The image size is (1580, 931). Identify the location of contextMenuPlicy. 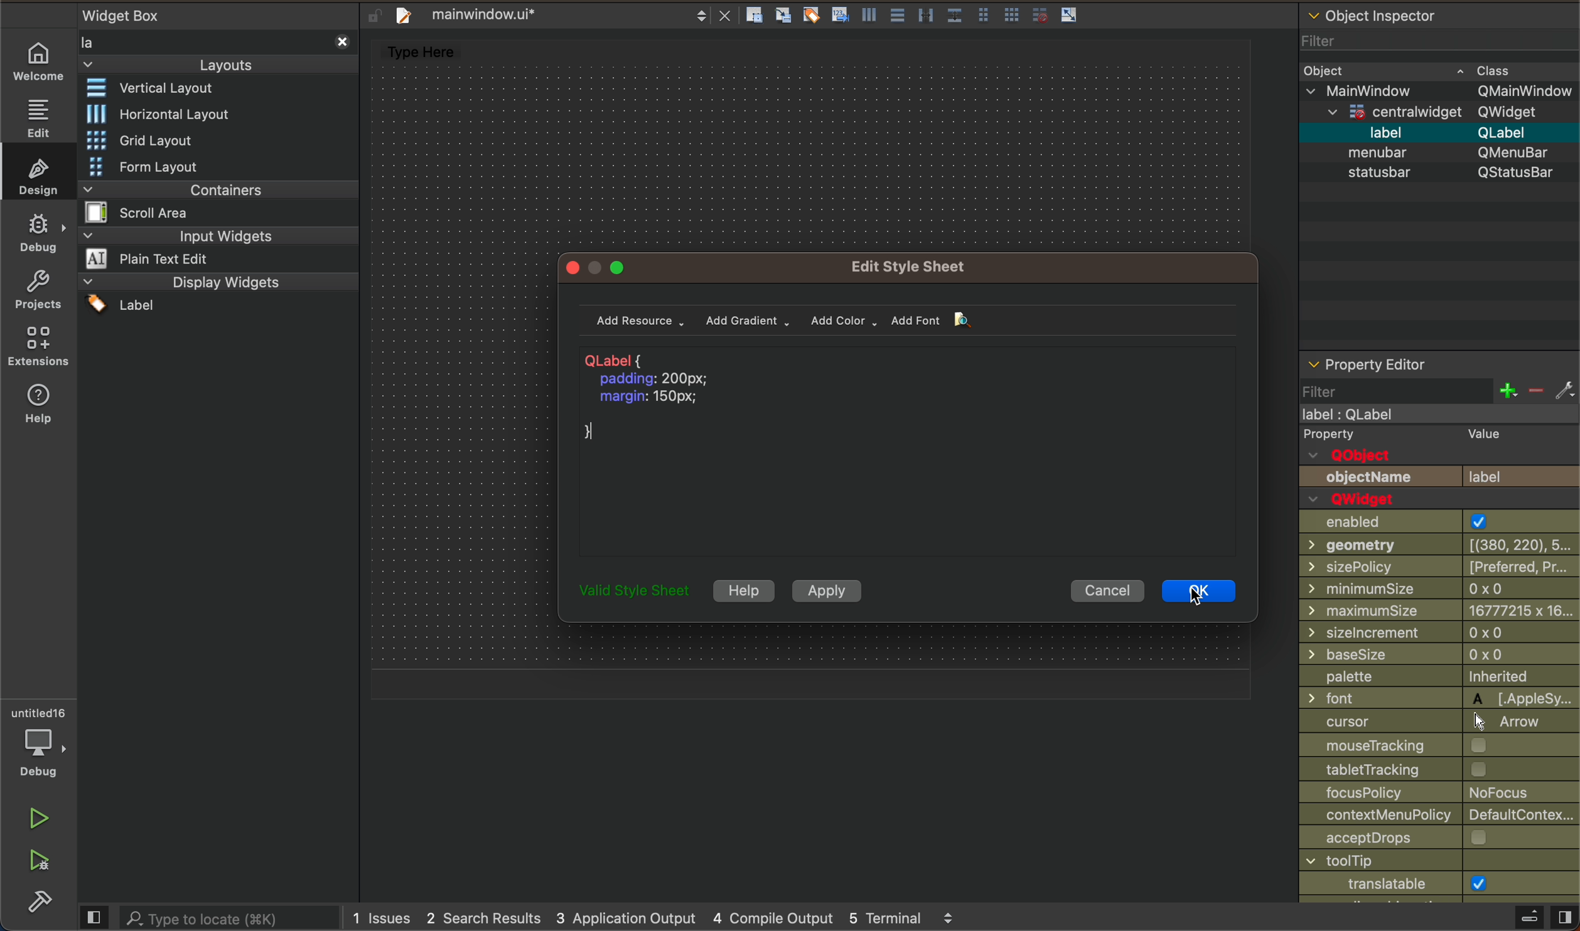
(1440, 816).